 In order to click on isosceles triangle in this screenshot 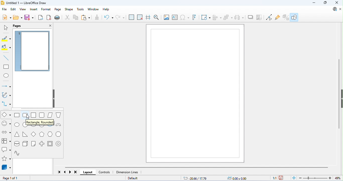, I will do `click(17, 134)`.